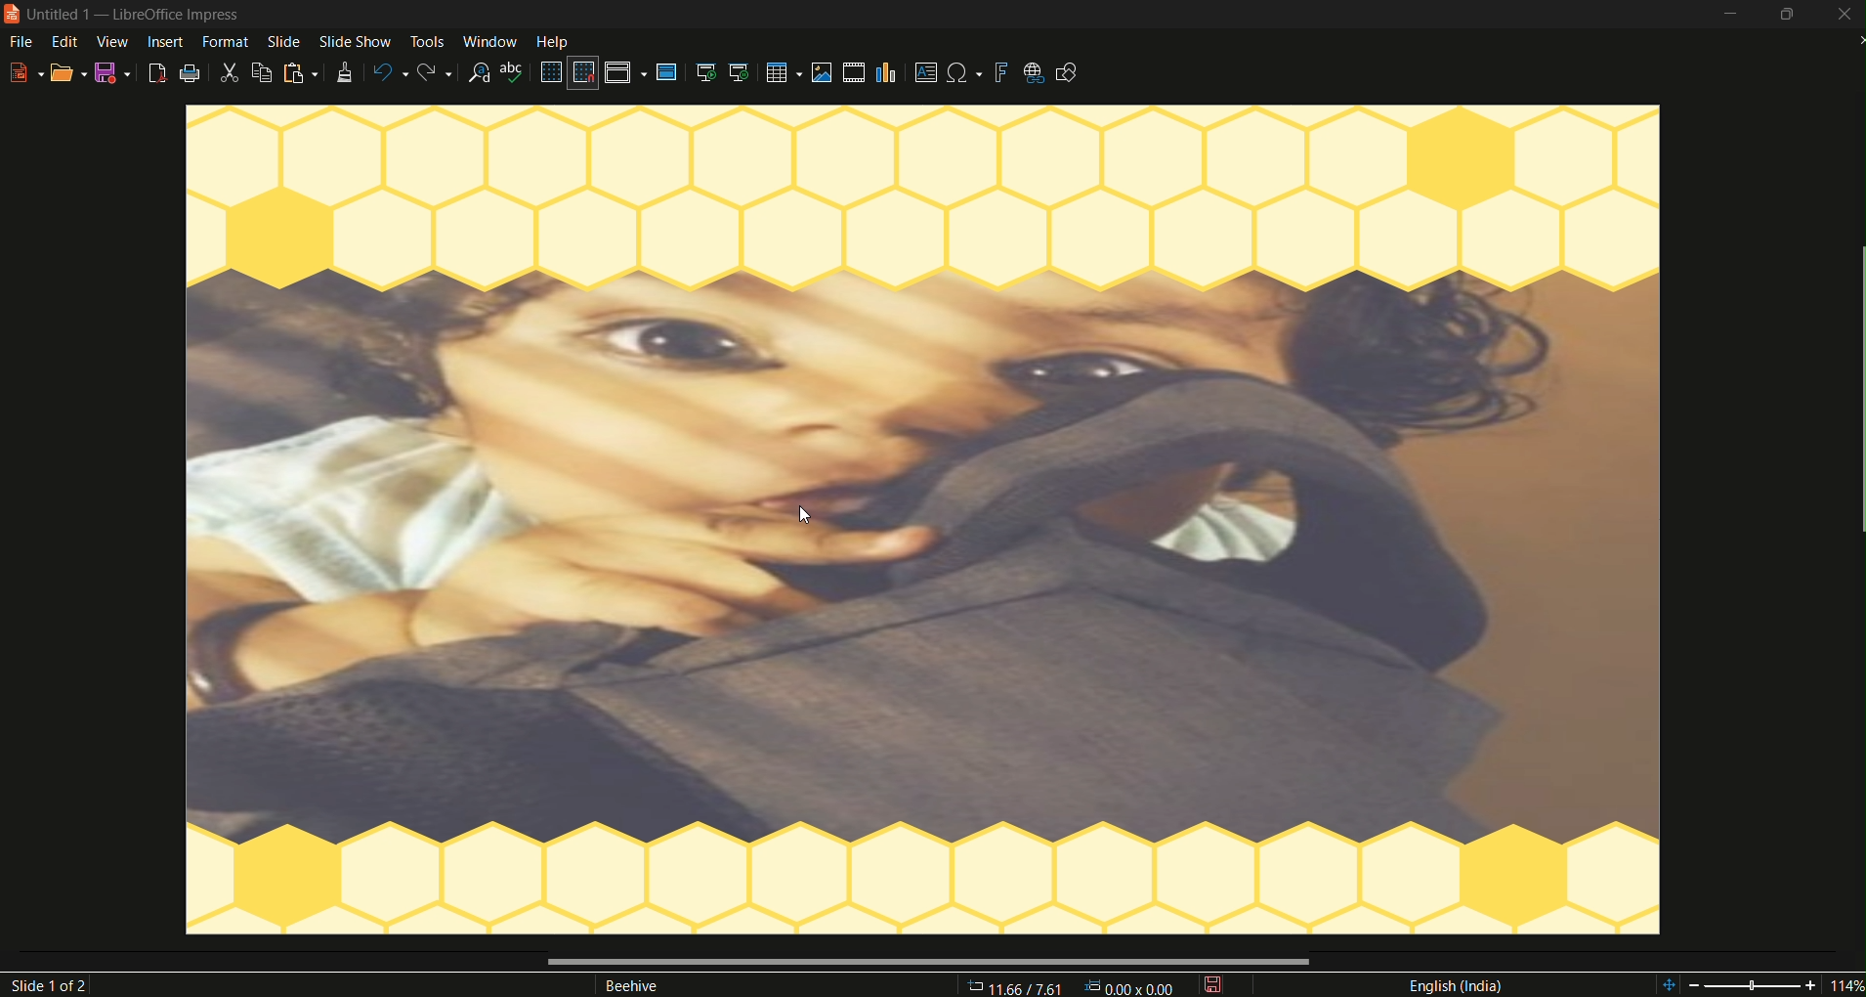  I want to click on spelling, so click(515, 72).